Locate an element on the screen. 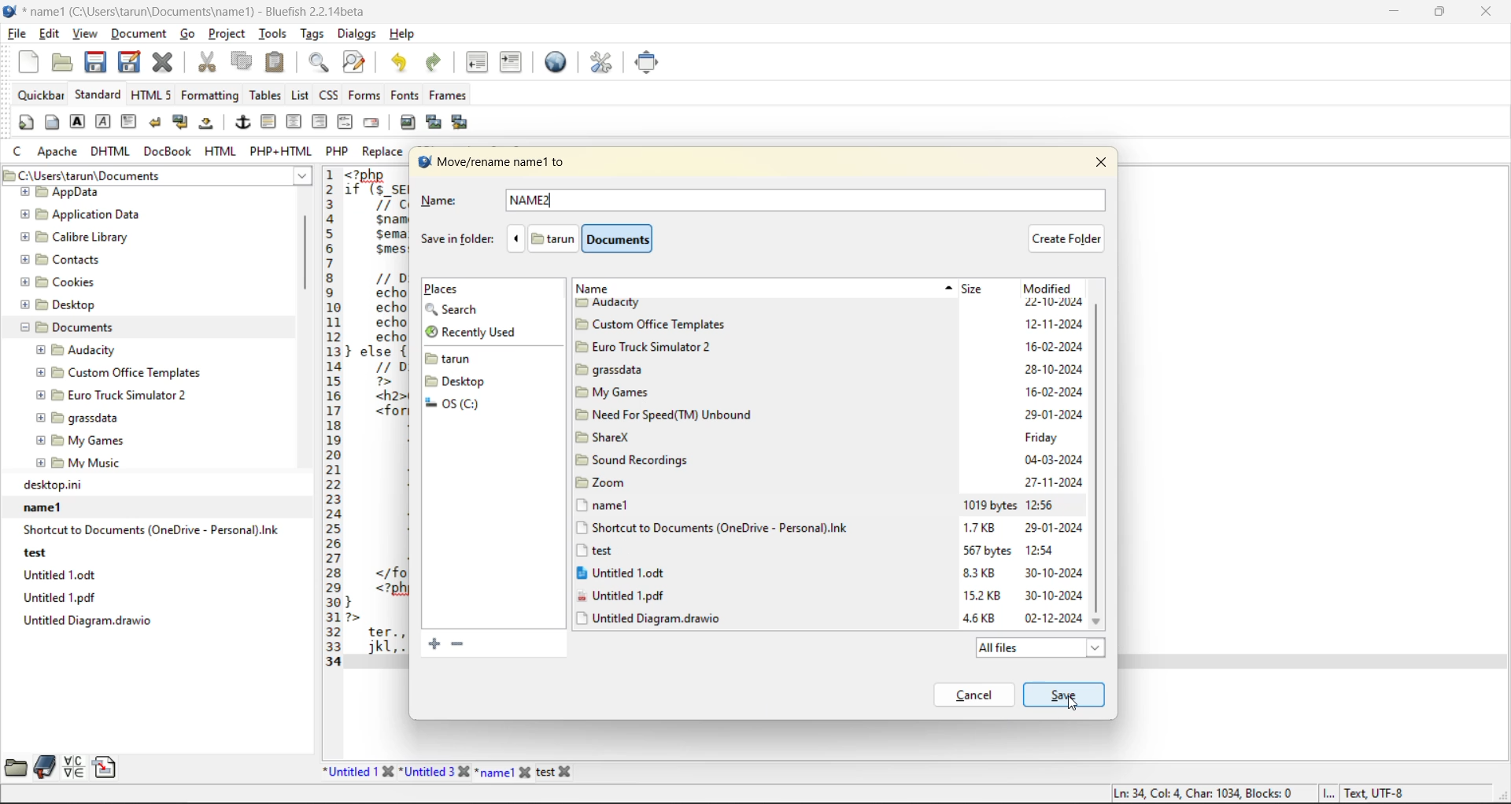 The image size is (1511, 804). code editor is located at coordinates (368, 418).